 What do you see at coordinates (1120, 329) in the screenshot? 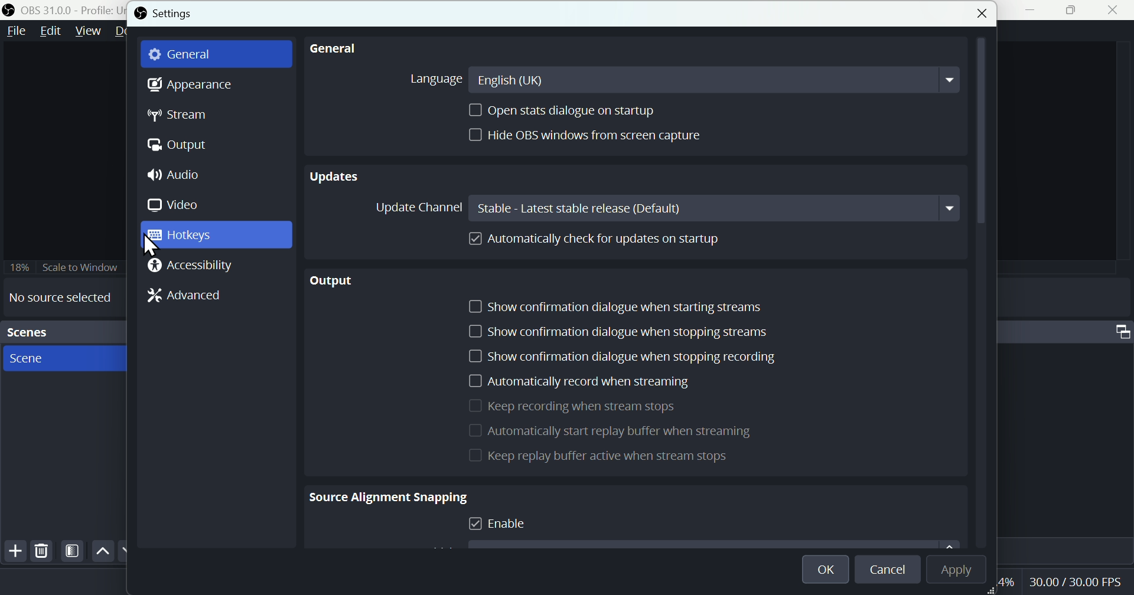
I see `Audio mixer` at bounding box center [1120, 329].